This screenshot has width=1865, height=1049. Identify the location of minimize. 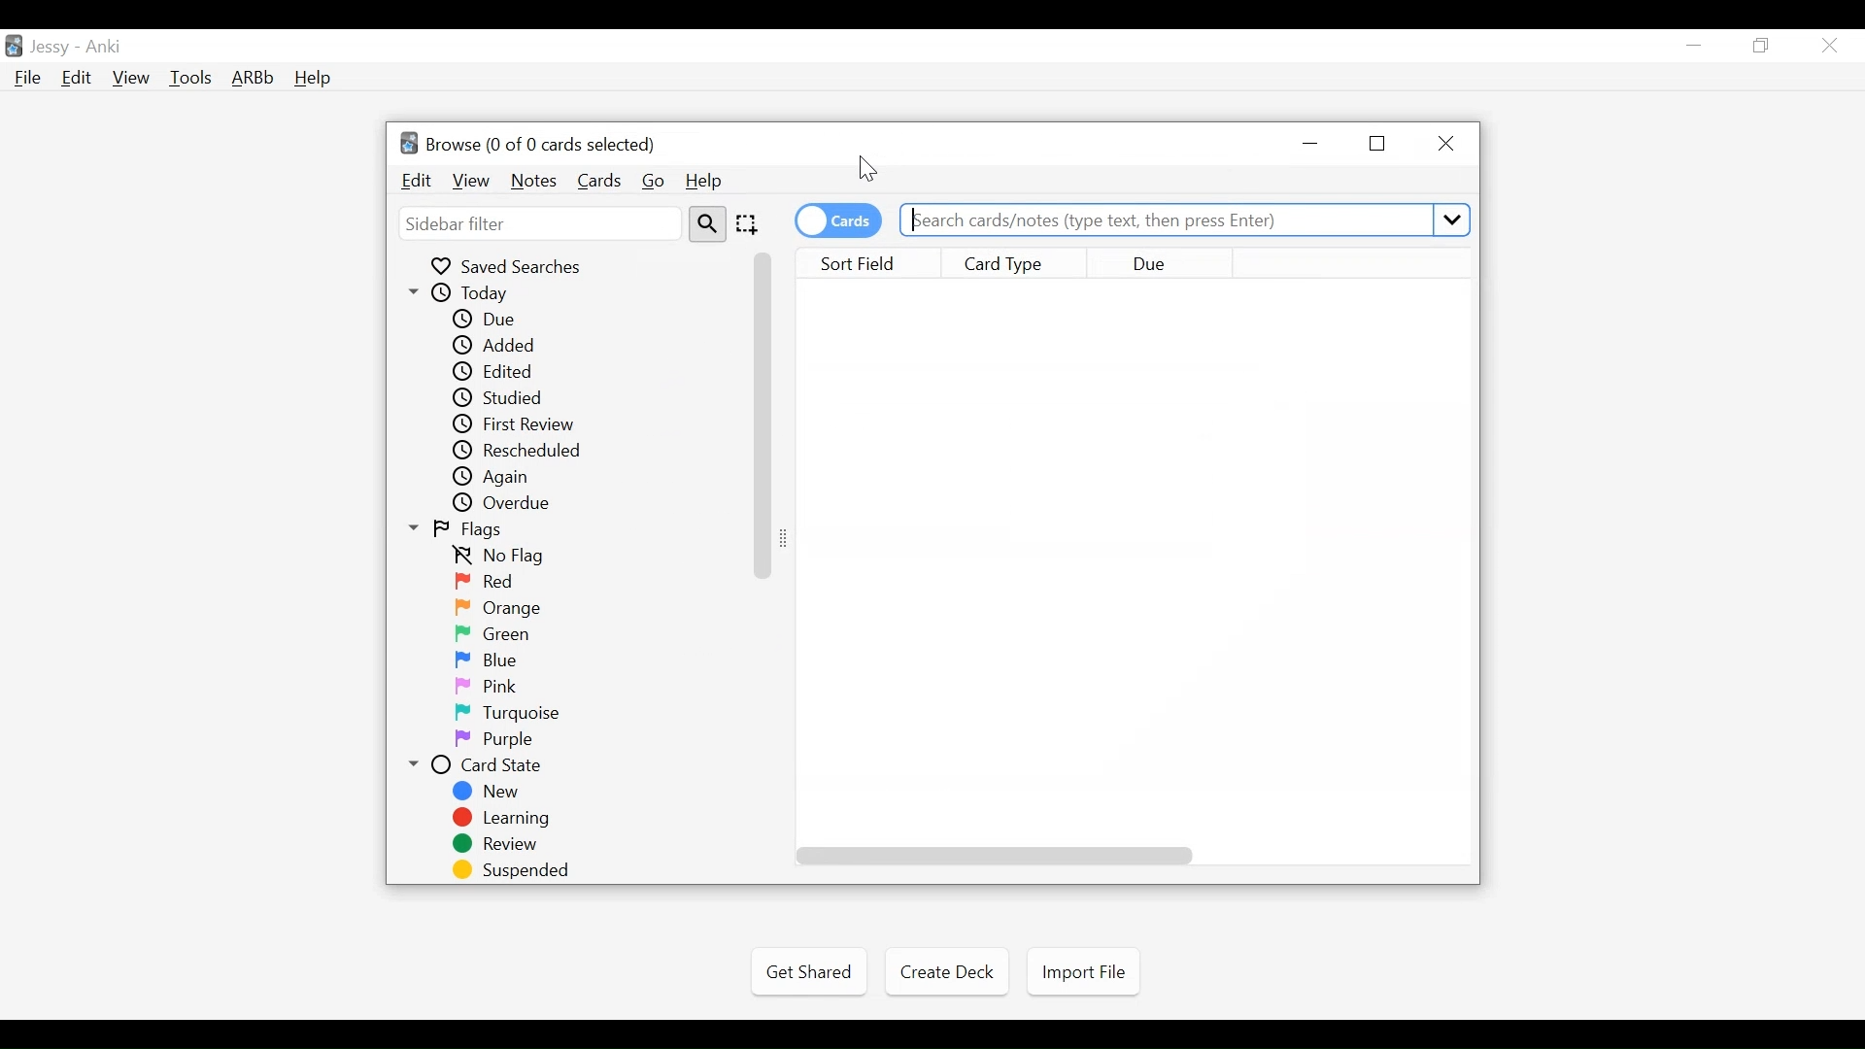
(1697, 45).